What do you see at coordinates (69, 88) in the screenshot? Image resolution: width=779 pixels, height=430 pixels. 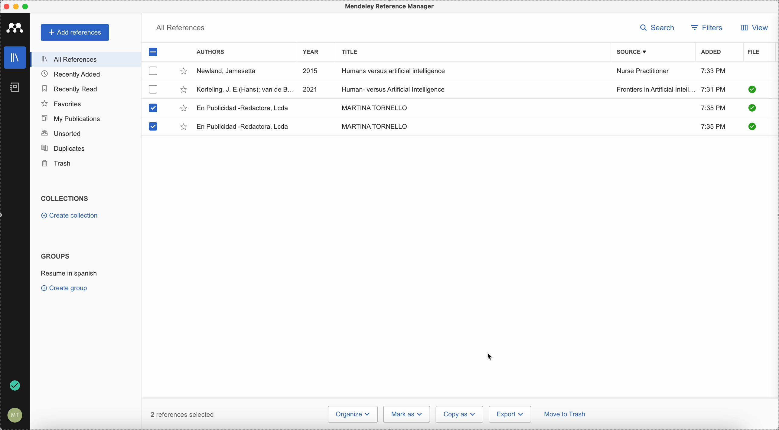 I see `recently read` at bounding box center [69, 88].